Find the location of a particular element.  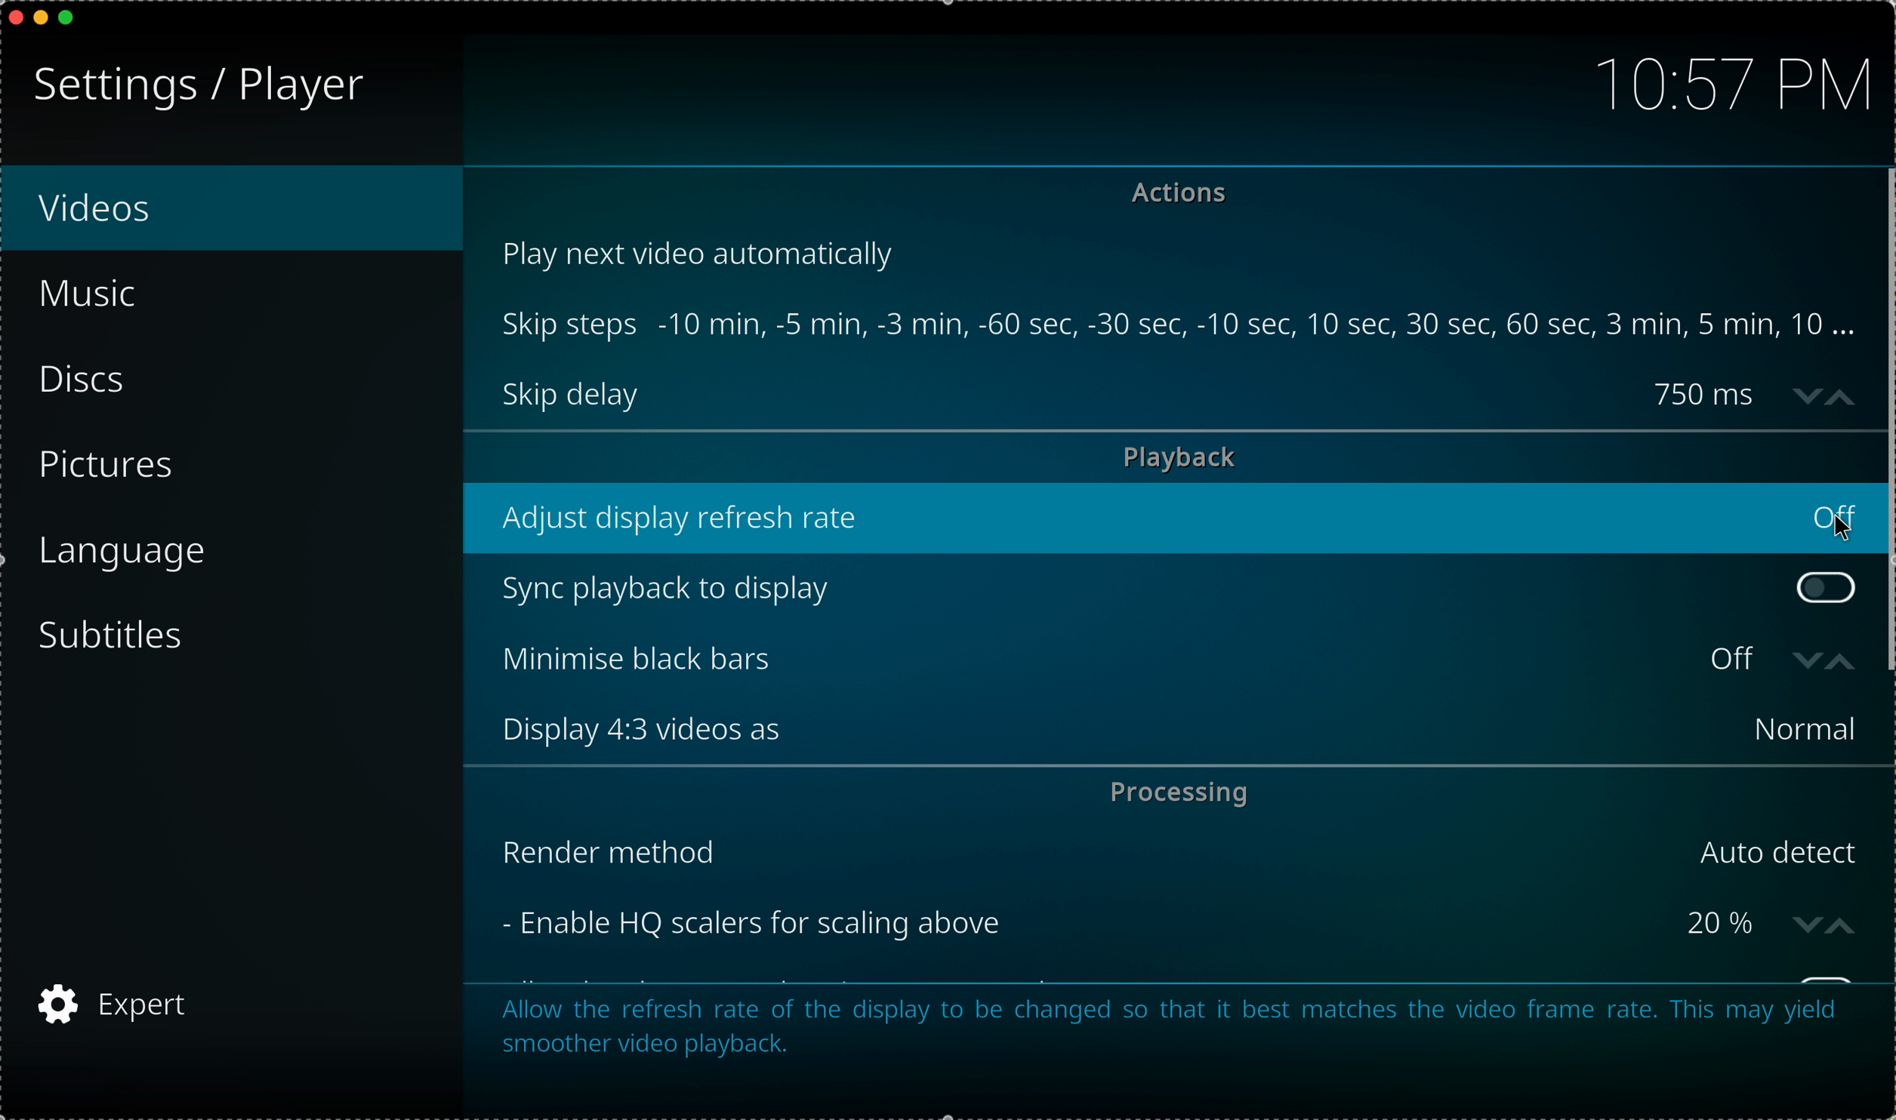

subtitles is located at coordinates (119, 636).